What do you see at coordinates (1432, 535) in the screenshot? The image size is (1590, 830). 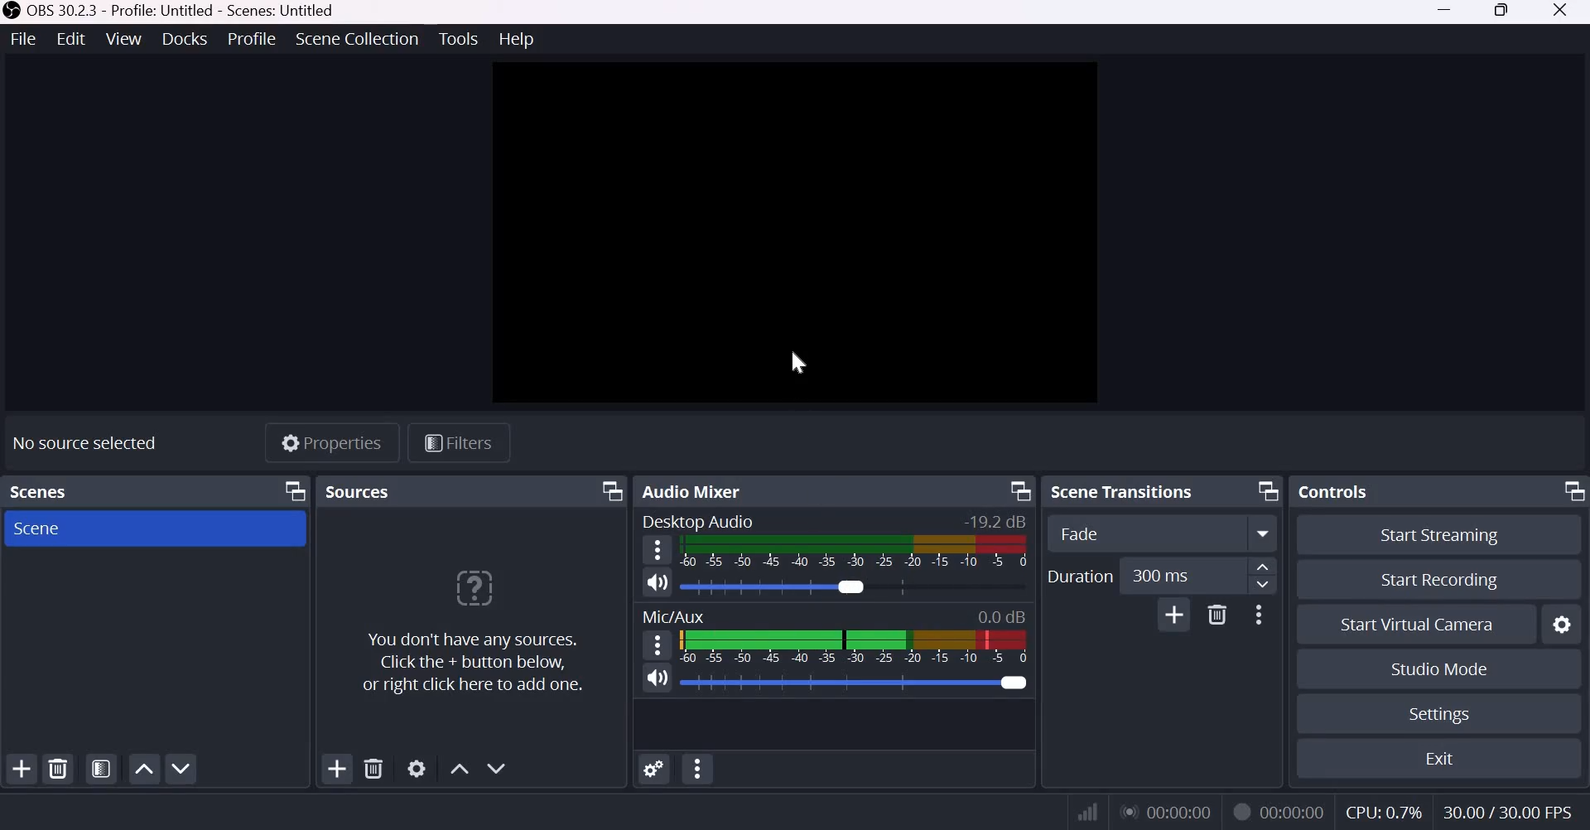 I see `Start Streaming` at bounding box center [1432, 535].